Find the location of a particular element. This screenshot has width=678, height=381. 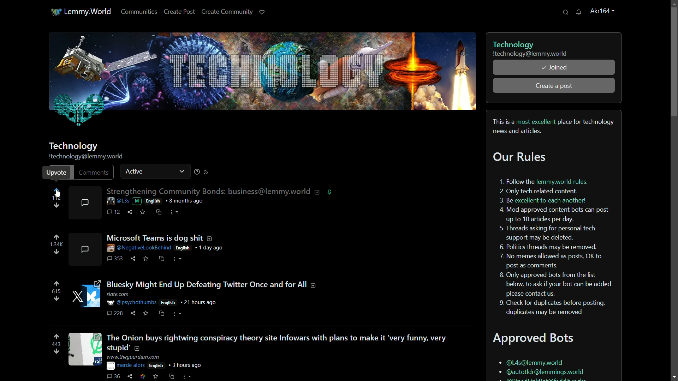

downvote is located at coordinates (56, 252).